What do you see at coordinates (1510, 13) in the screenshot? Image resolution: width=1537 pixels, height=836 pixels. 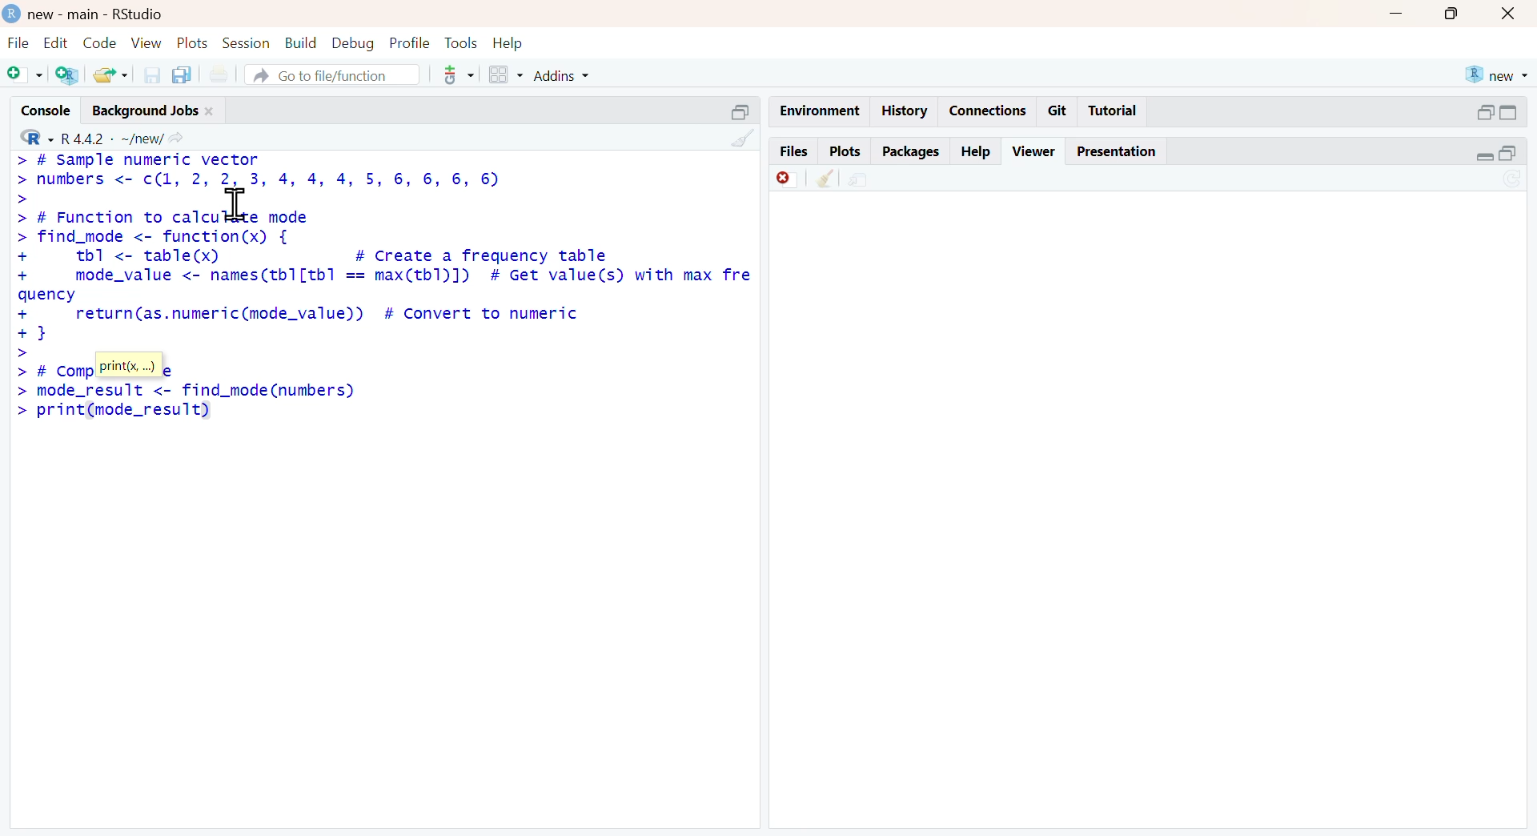 I see `close` at bounding box center [1510, 13].